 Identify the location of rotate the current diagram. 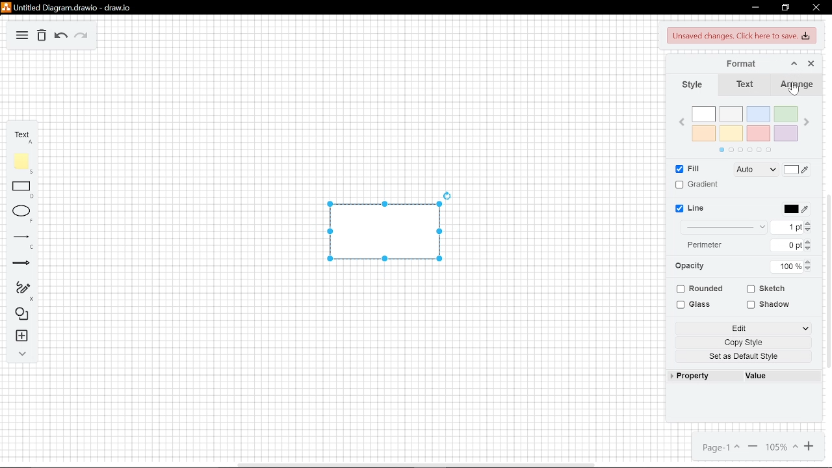
(448, 195).